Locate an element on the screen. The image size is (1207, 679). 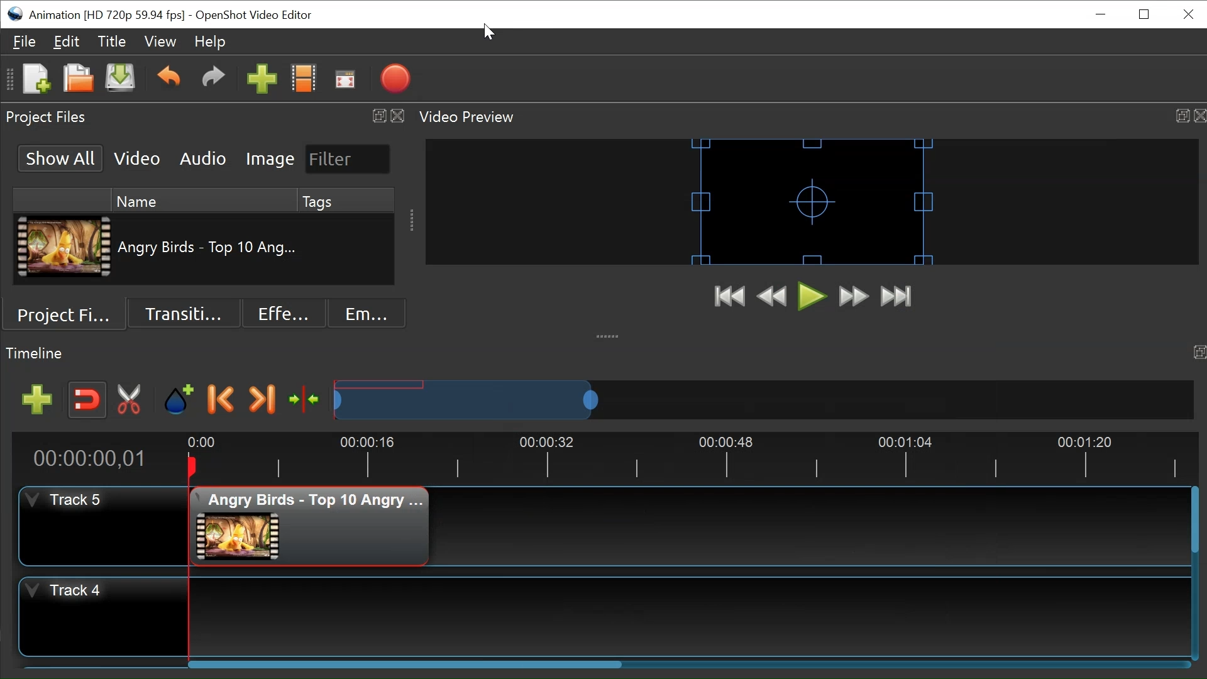
Import Files is located at coordinates (262, 81).